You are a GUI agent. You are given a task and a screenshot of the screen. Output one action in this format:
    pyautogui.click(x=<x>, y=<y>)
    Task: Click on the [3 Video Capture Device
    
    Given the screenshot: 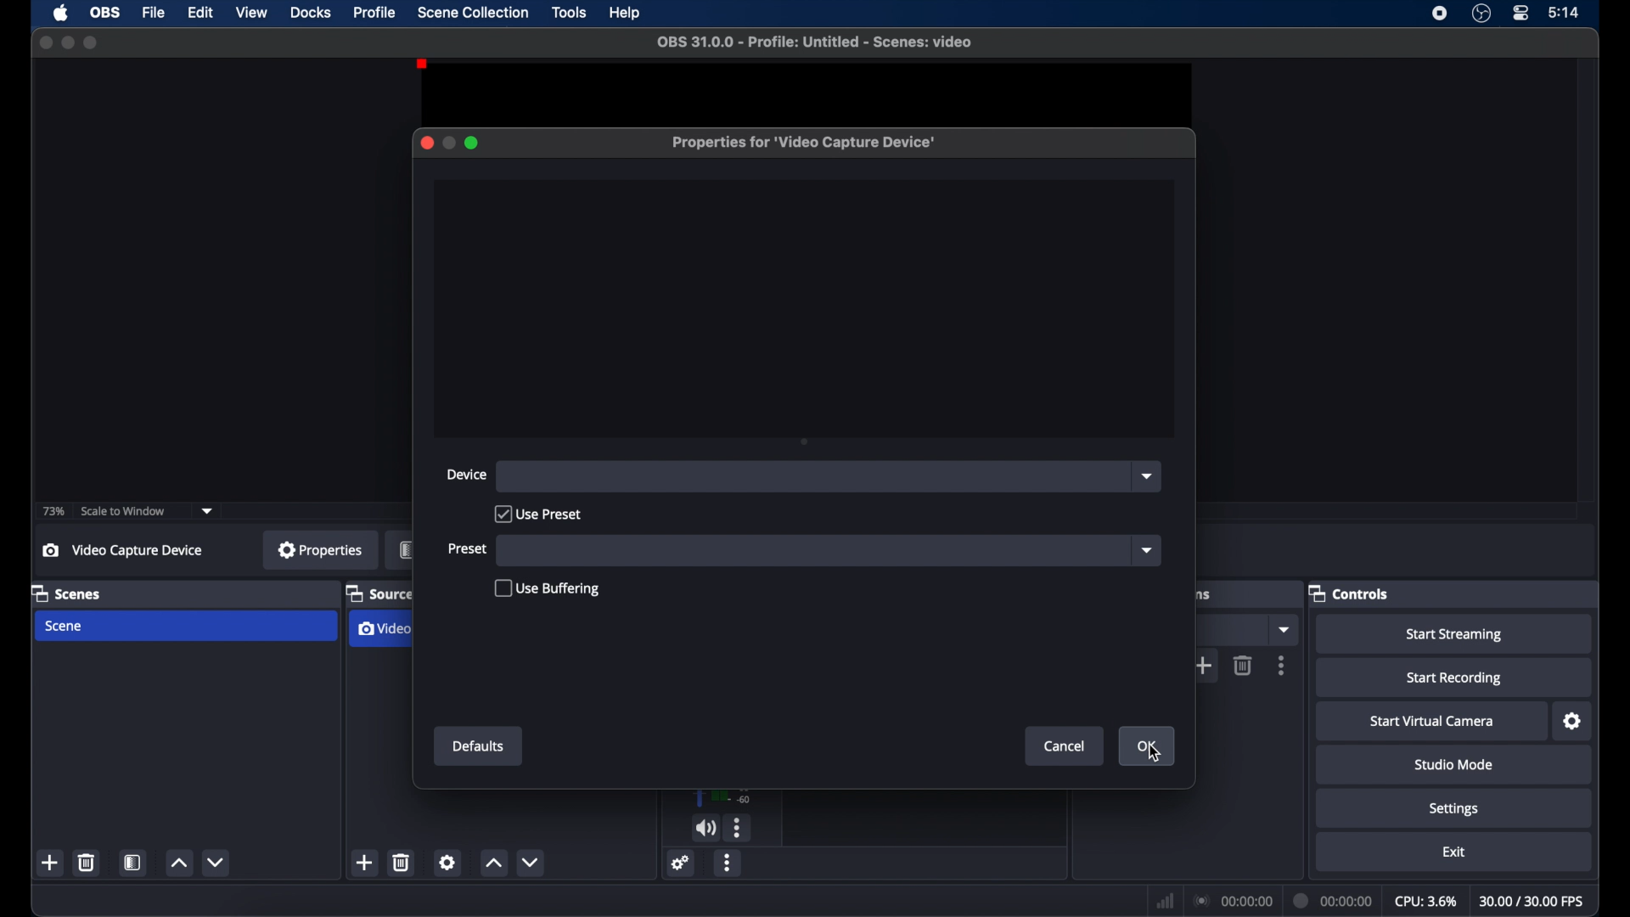 What is the action you would take?
    pyautogui.click(x=132, y=551)
    